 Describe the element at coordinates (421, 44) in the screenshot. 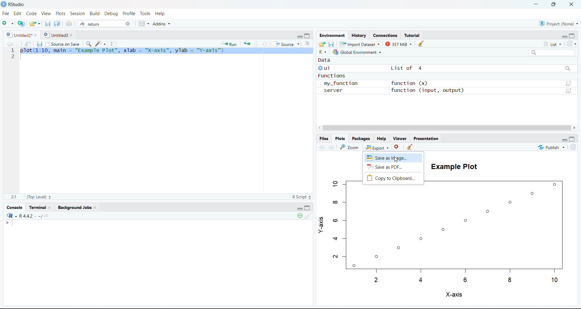

I see `Clear console (Ctrl + L)` at that location.